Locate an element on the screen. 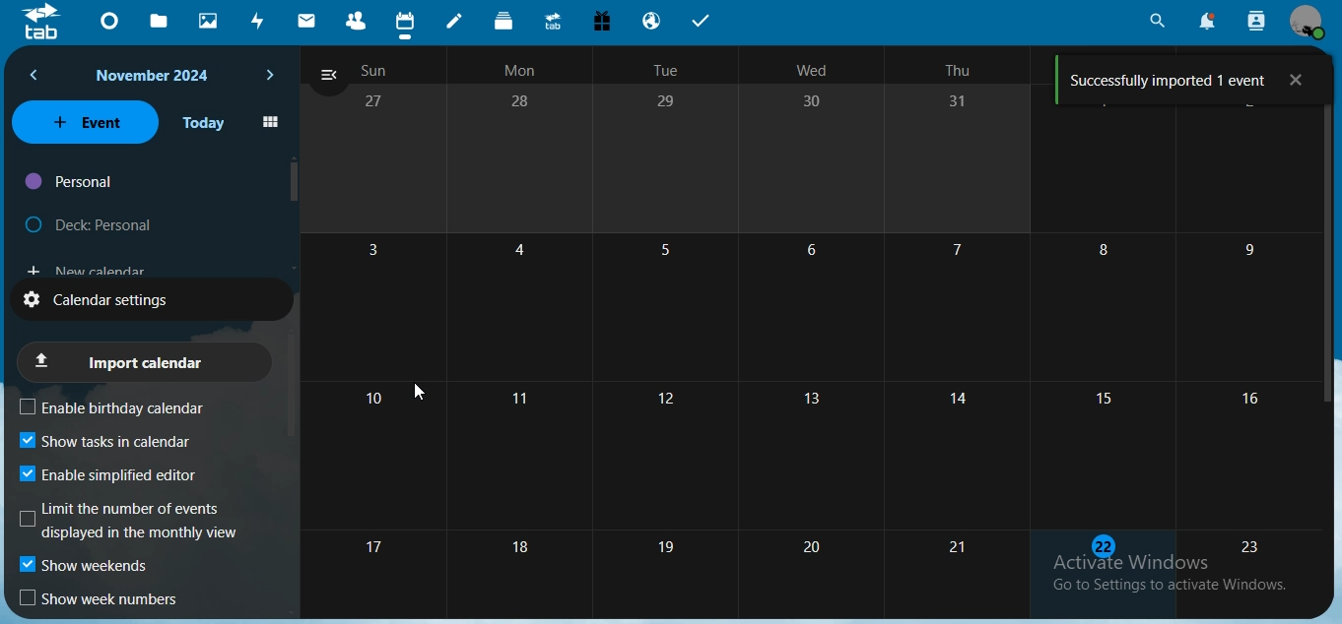  deck personal is located at coordinates (93, 220).